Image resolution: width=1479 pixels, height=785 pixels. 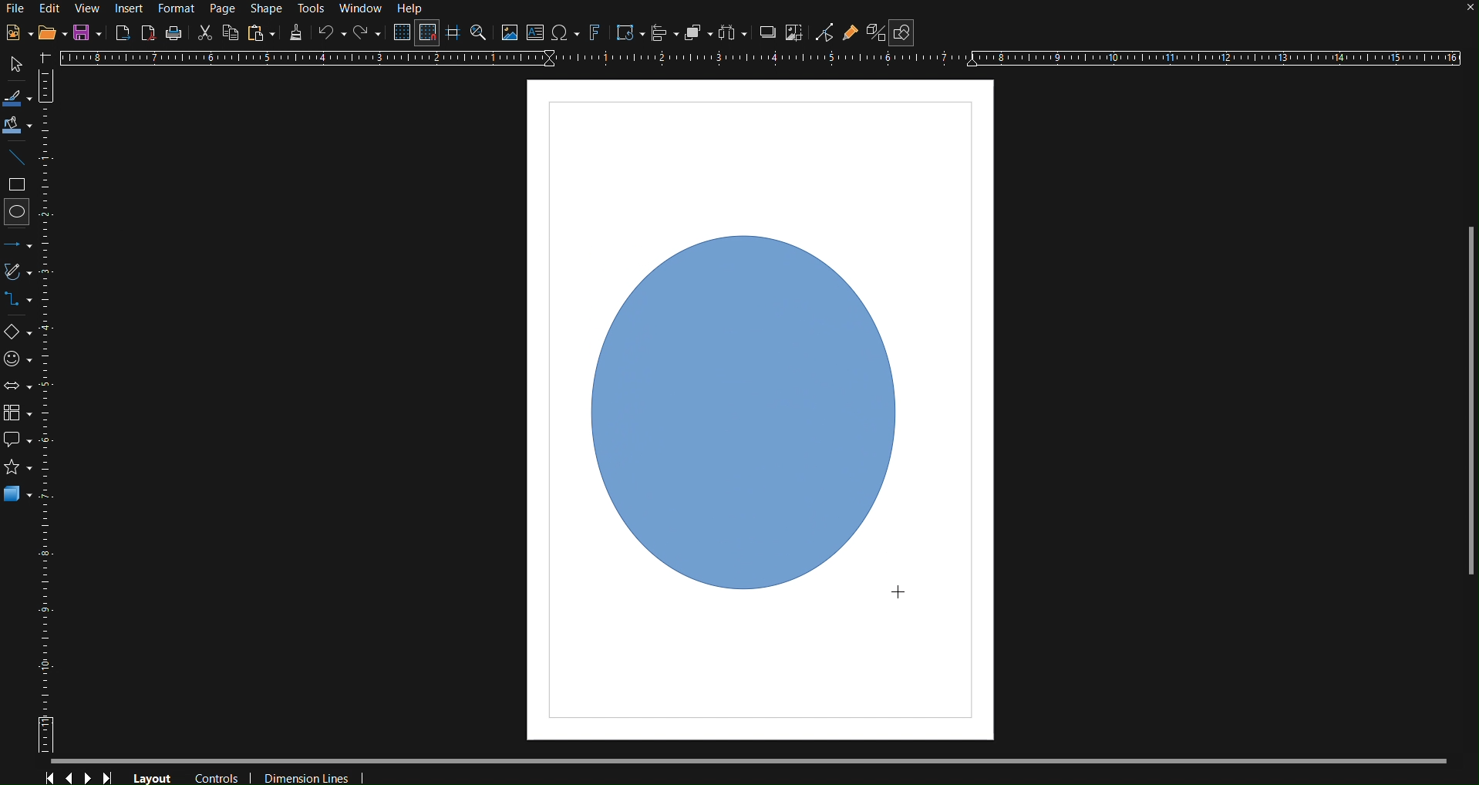 I want to click on Rectangle, so click(x=19, y=186).